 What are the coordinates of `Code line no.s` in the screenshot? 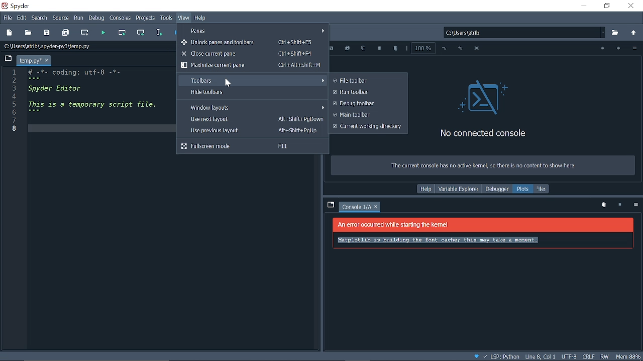 It's located at (16, 100).